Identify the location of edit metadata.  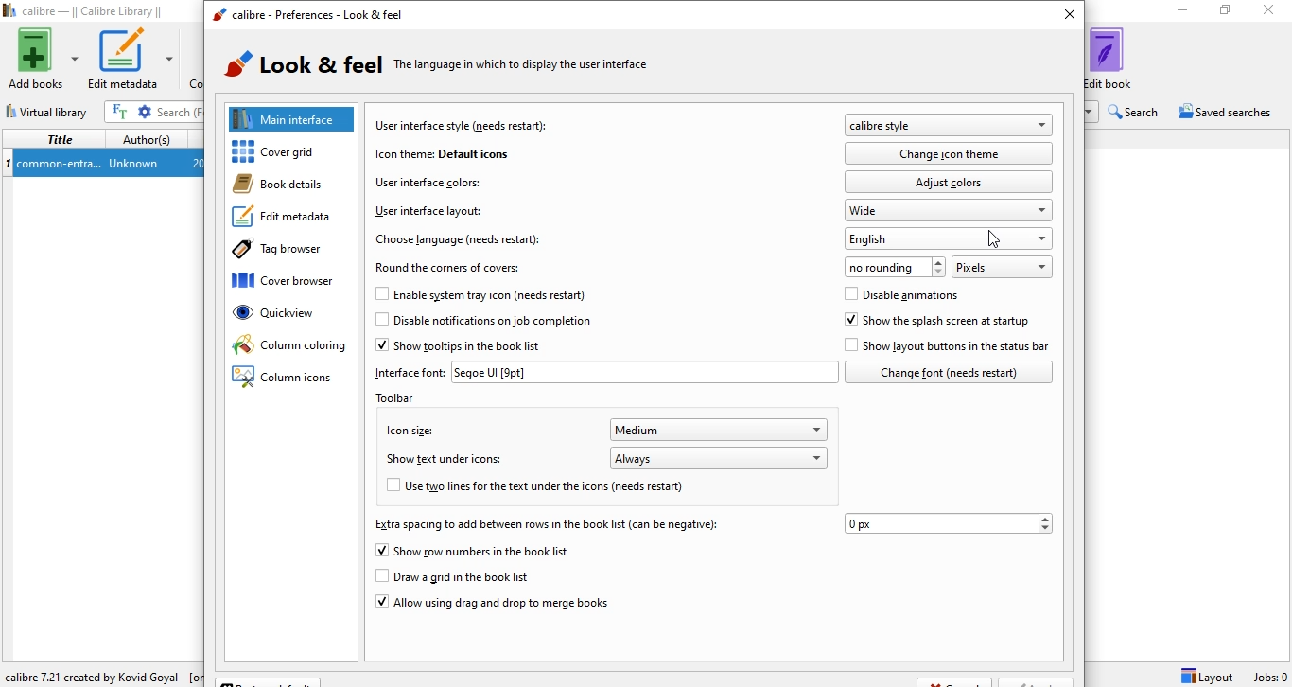
(288, 220).